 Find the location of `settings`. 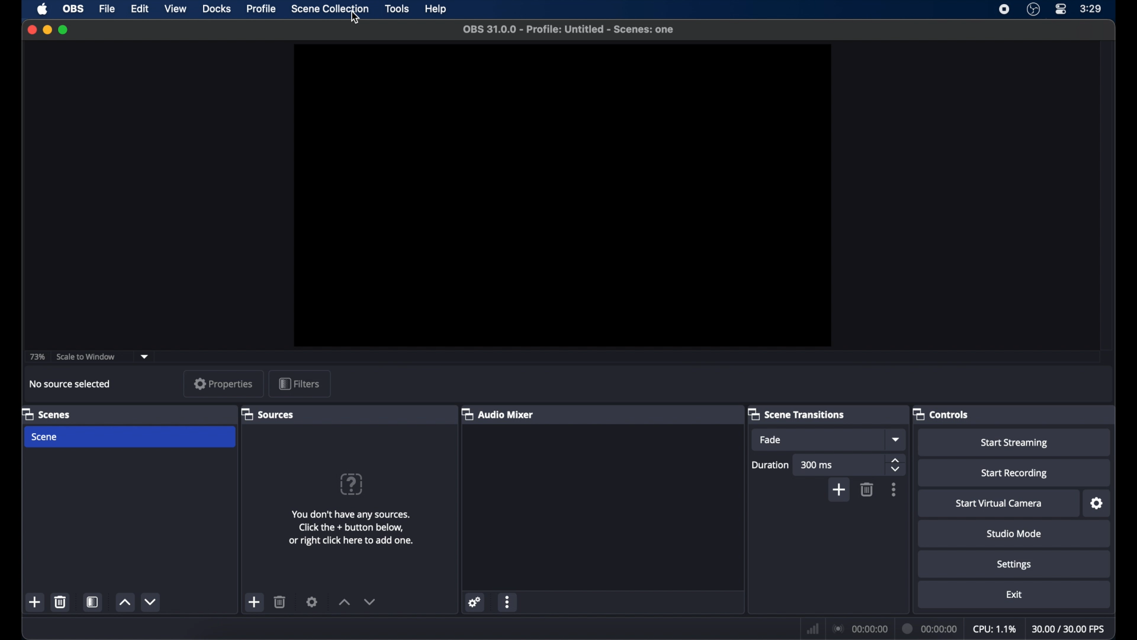

settings is located at coordinates (313, 601).